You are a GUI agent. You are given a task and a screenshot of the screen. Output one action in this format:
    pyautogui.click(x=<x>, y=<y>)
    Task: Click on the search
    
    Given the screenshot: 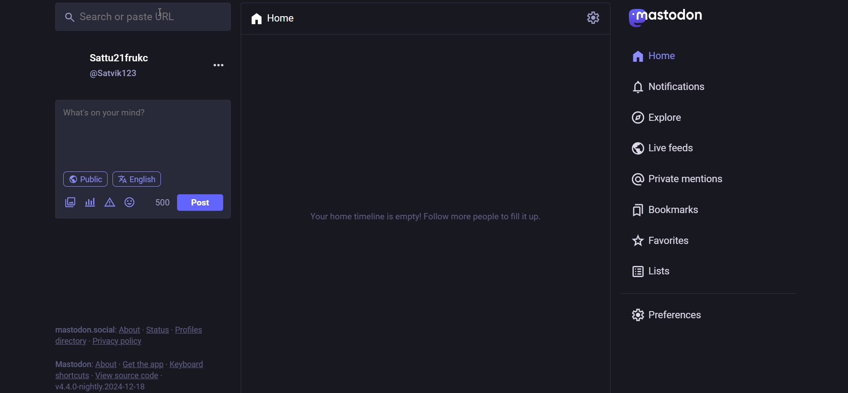 What is the action you would take?
    pyautogui.click(x=140, y=18)
    